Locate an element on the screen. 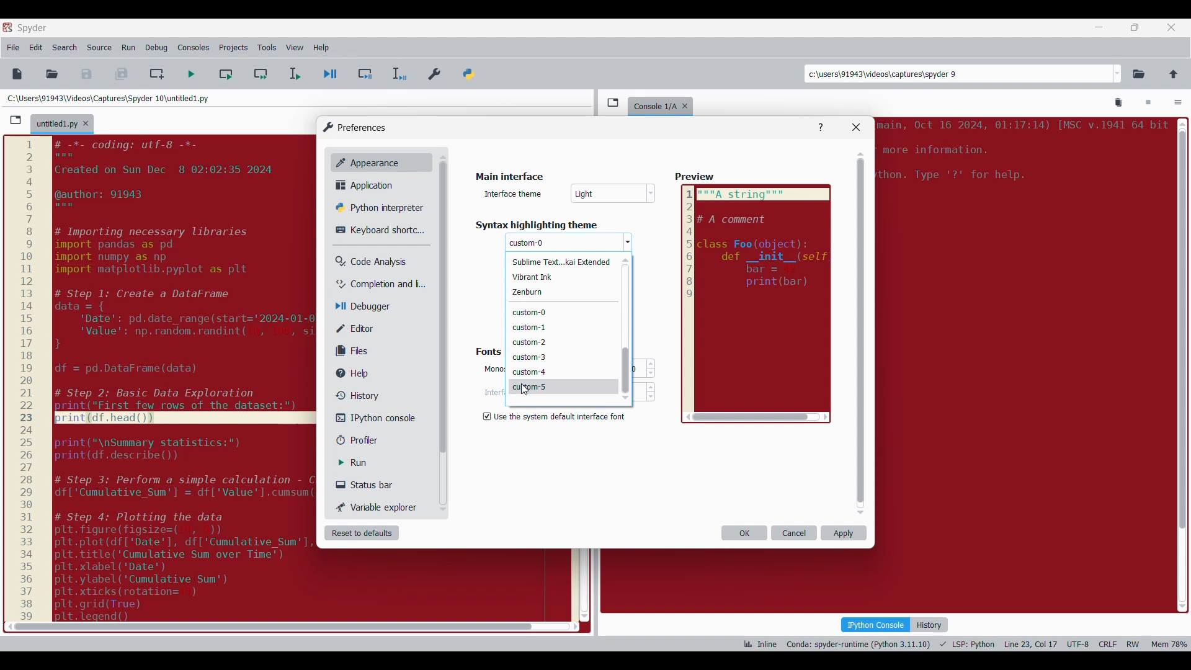  console is located at coordinates (653, 105).